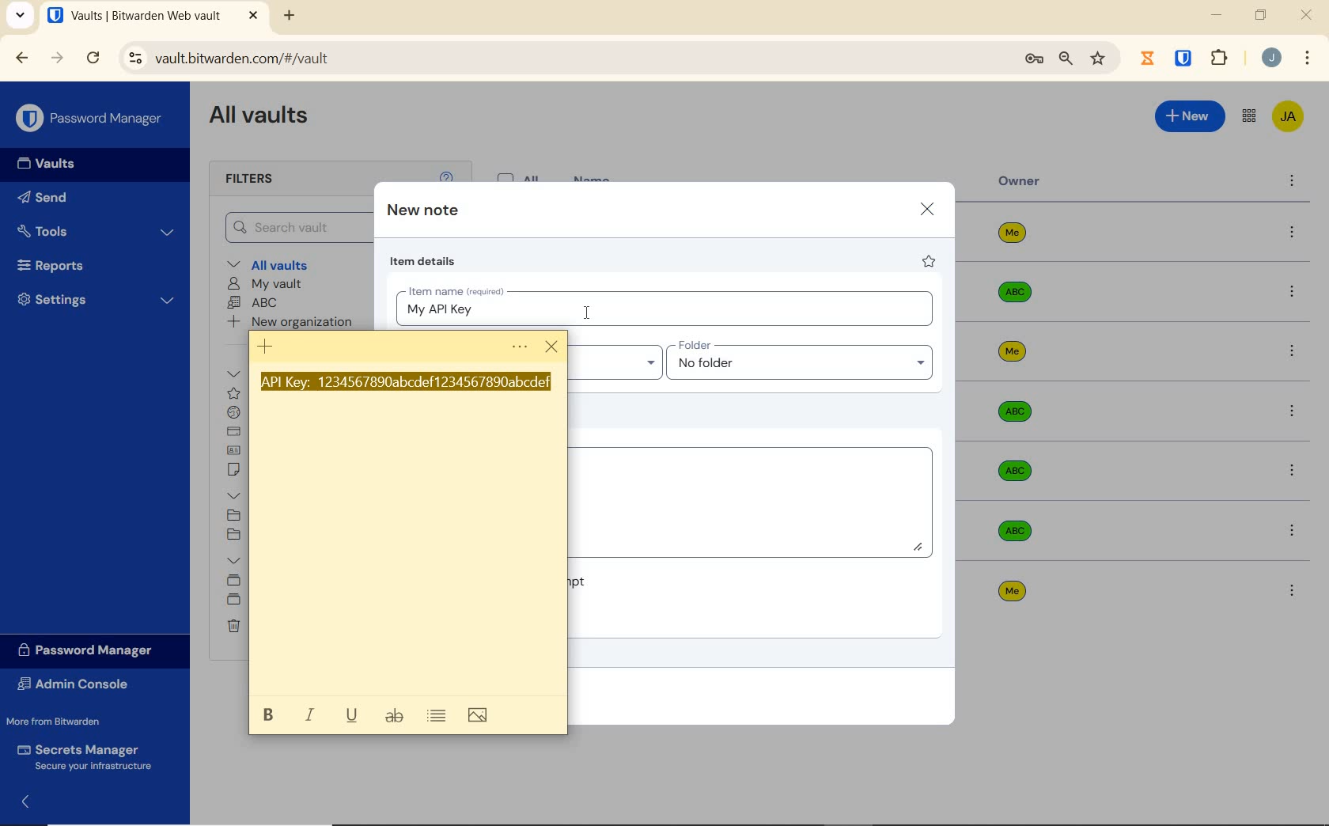 This screenshot has height=826, width=1329. Describe the element at coordinates (291, 16) in the screenshot. I see `NEW TAB` at that location.